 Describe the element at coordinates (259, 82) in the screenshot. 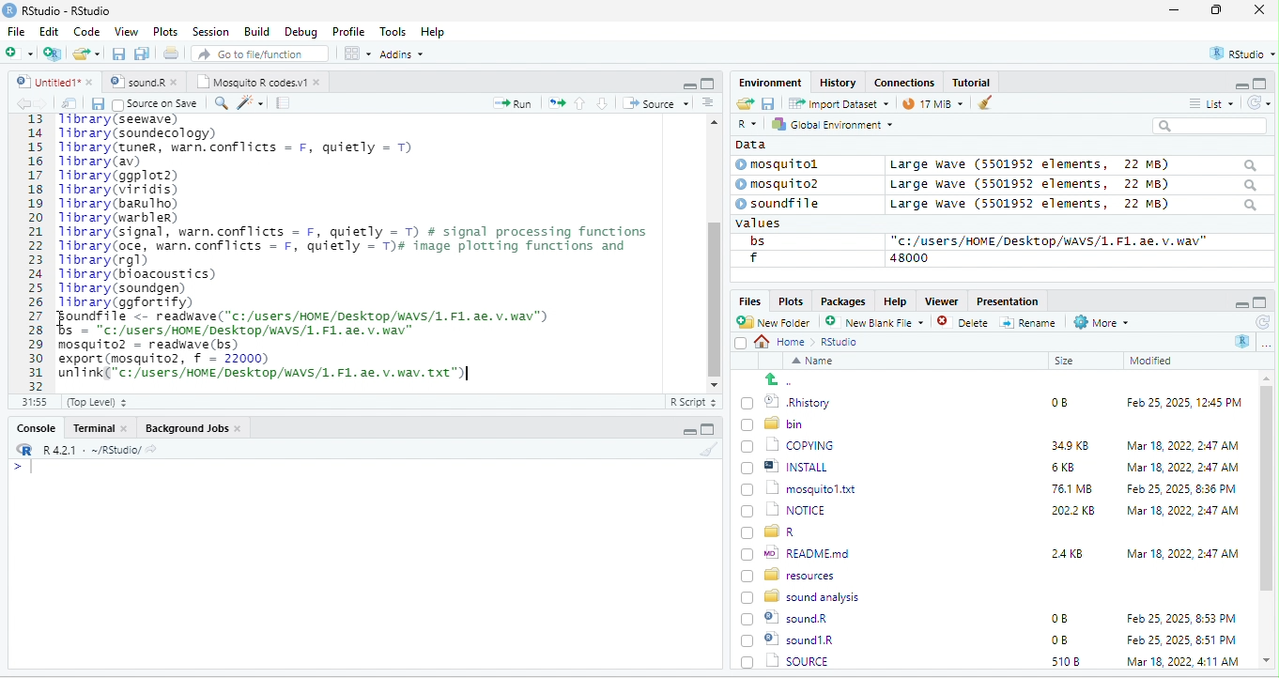

I see `Mosquito R codes.v1` at that location.